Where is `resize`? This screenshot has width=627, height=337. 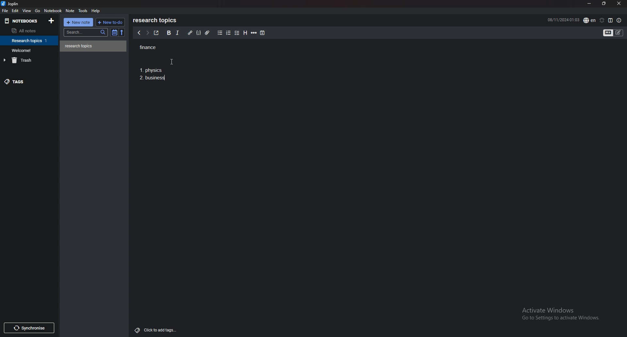 resize is located at coordinates (603, 3).